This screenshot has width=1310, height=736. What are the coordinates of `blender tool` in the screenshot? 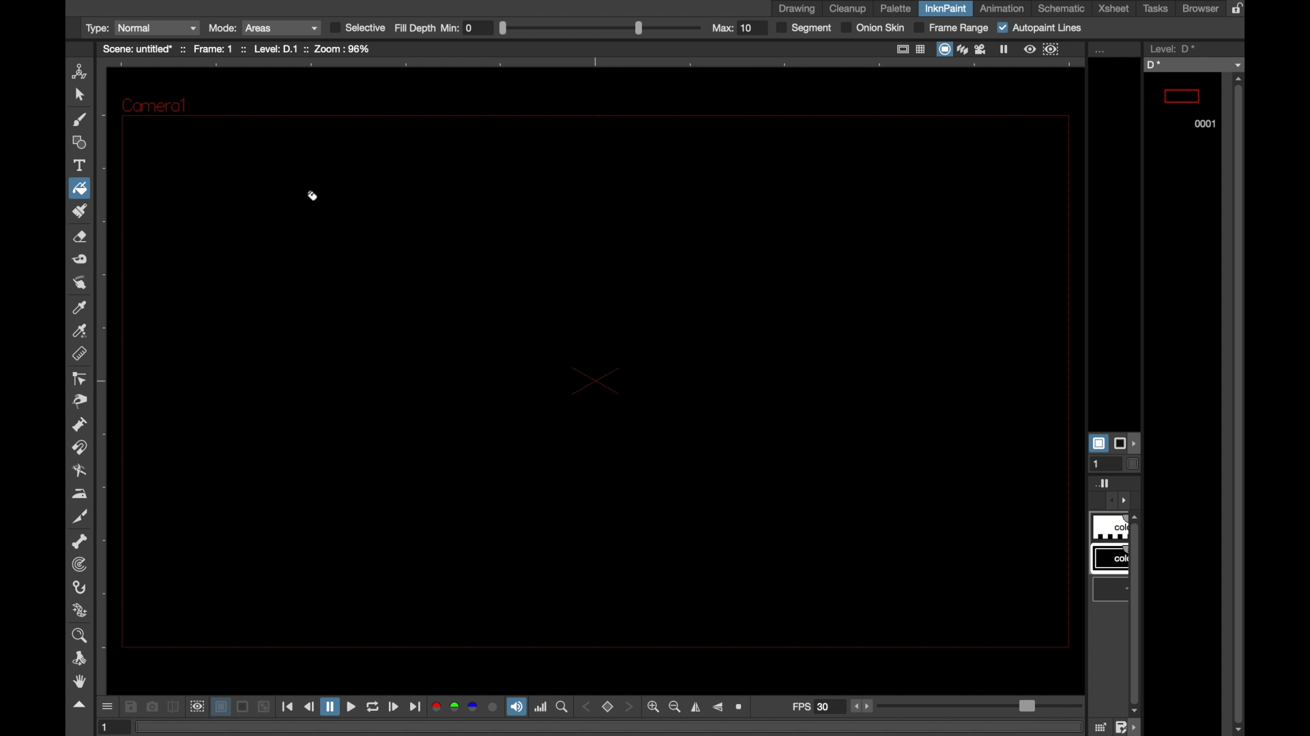 It's located at (78, 471).